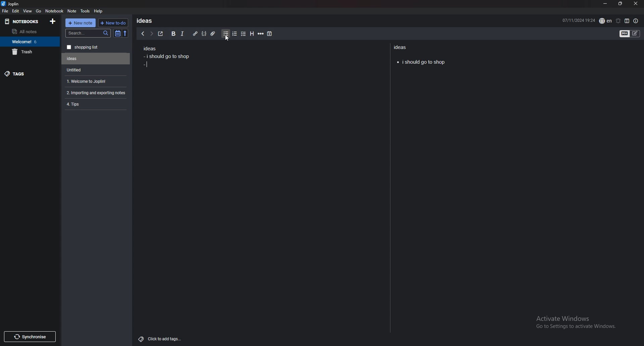 Image resolution: width=644 pixels, height=346 pixels. What do you see at coordinates (605, 21) in the screenshot?
I see `spell check` at bounding box center [605, 21].